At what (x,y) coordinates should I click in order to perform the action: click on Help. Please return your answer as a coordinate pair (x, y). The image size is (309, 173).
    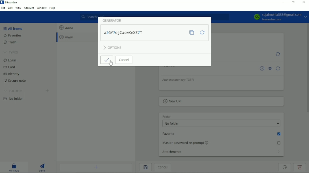
    Looking at the image, I should click on (53, 8).